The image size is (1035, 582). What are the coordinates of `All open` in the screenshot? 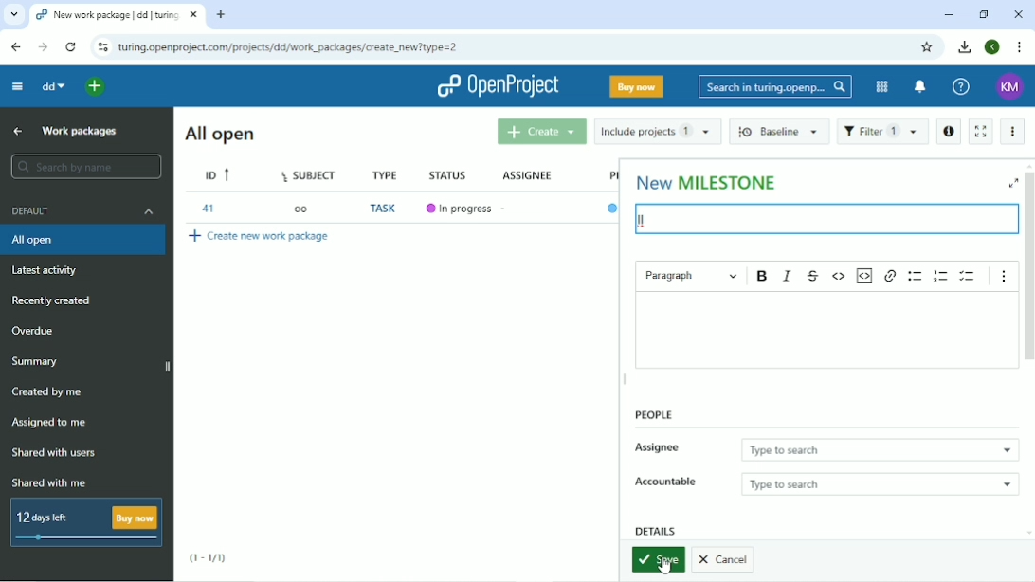 It's located at (85, 241).